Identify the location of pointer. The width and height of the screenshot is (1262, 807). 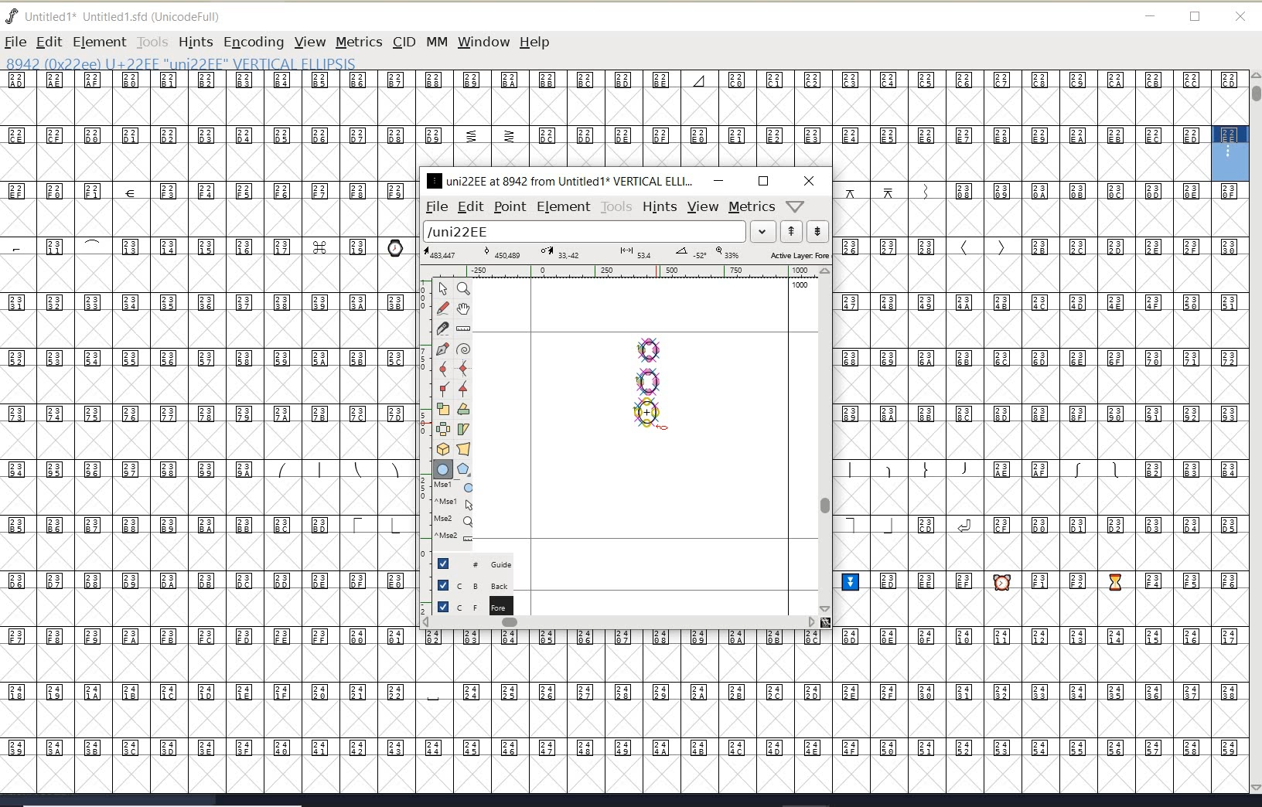
(444, 289).